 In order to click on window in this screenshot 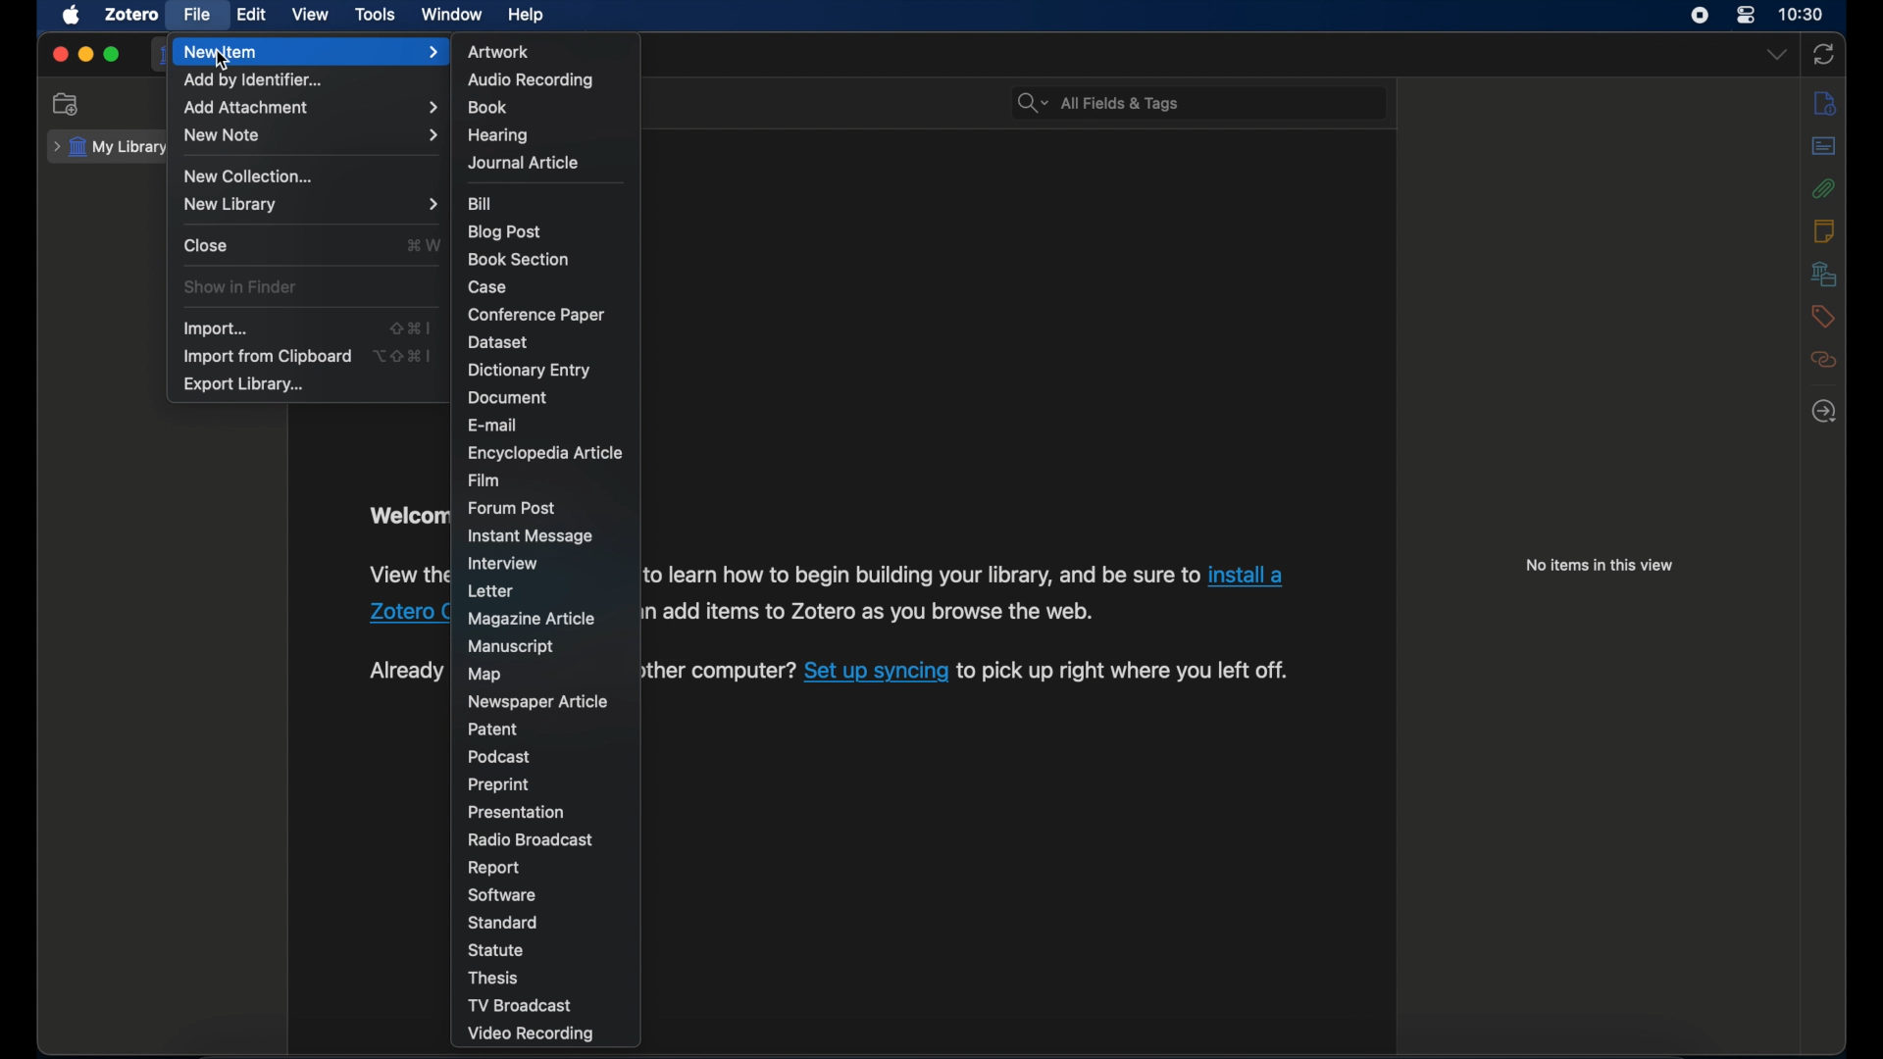, I will do `click(452, 14)`.